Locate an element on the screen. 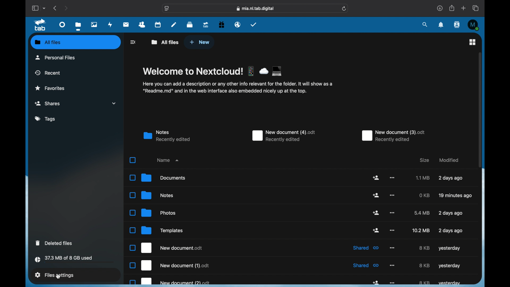 The width and height of the screenshot is (510, 287). modified is located at coordinates (456, 196).